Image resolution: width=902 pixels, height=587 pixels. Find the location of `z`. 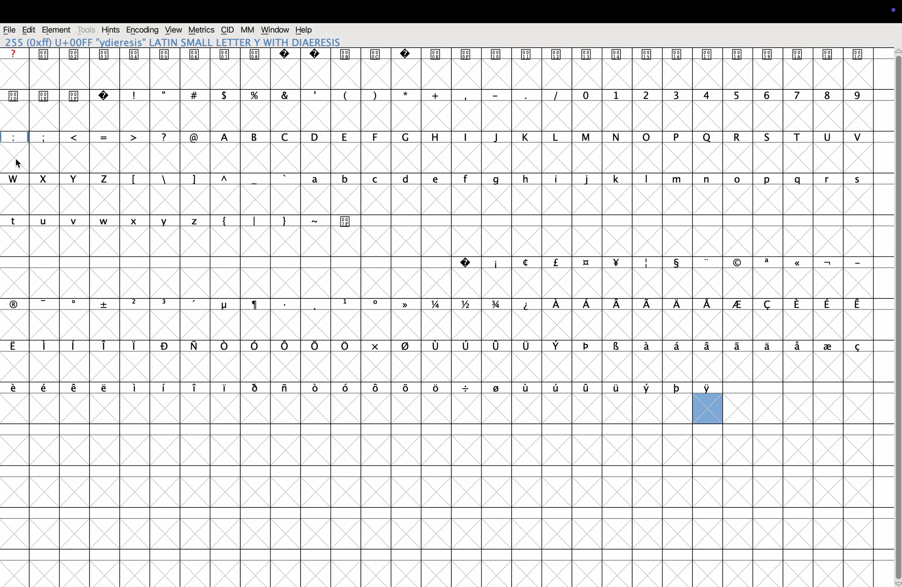

z is located at coordinates (196, 234).